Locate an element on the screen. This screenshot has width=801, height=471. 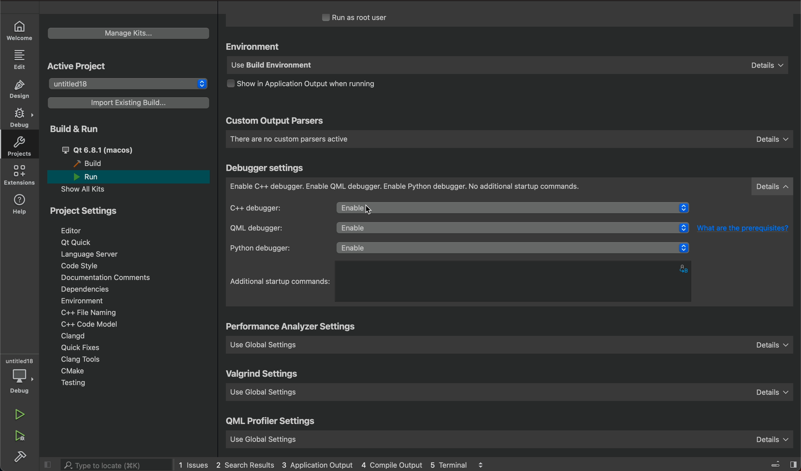
debugger is located at coordinates (510, 187).